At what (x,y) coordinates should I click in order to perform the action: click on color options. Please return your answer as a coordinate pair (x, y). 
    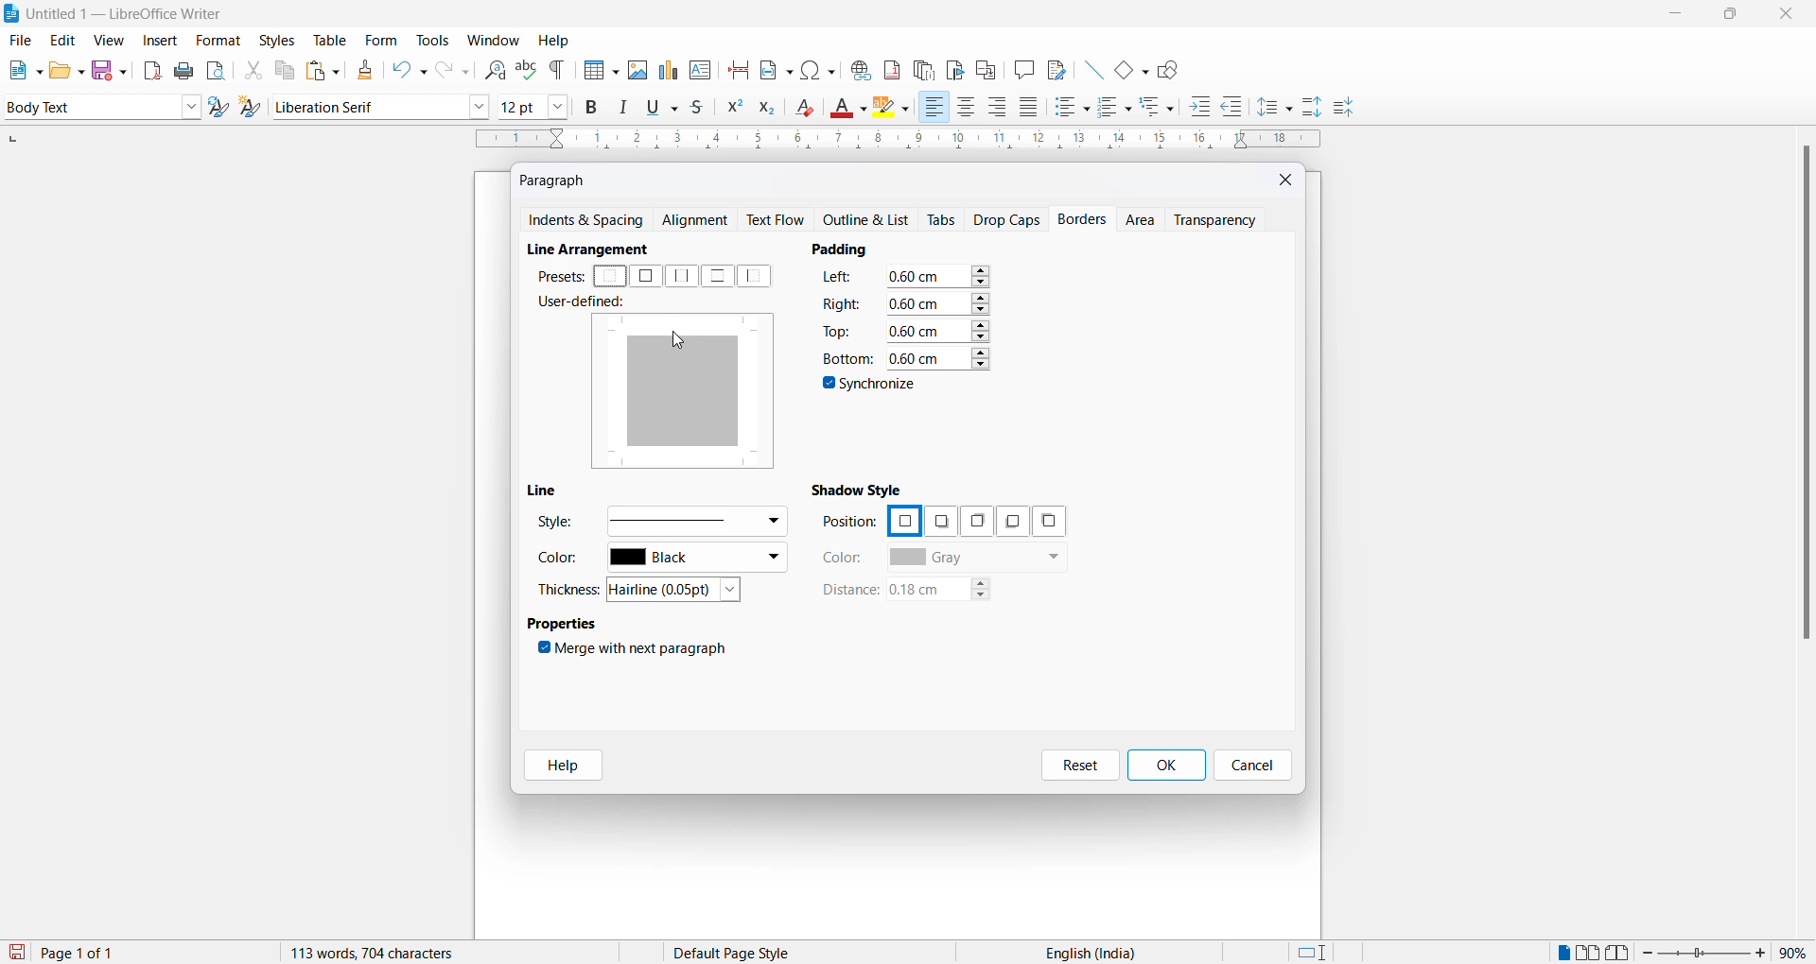
    Looking at the image, I should click on (977, 559).